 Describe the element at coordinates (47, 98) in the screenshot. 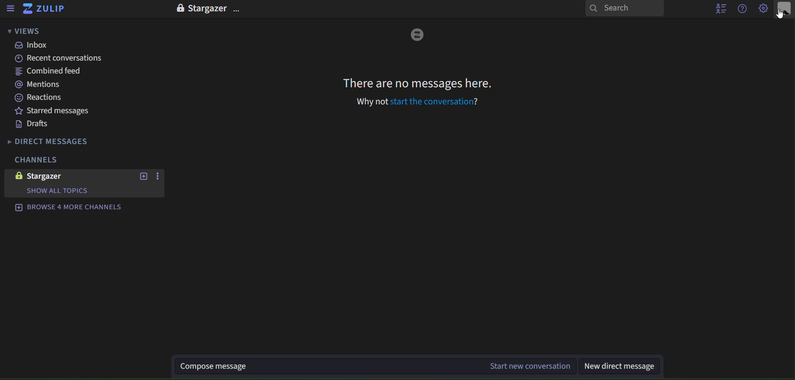

I see `reactions` at that location.